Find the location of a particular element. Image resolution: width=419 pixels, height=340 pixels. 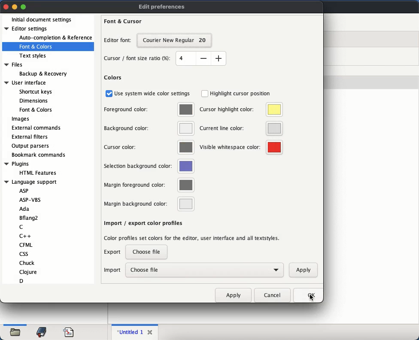

selection background color is located at coordinates (140, 166).